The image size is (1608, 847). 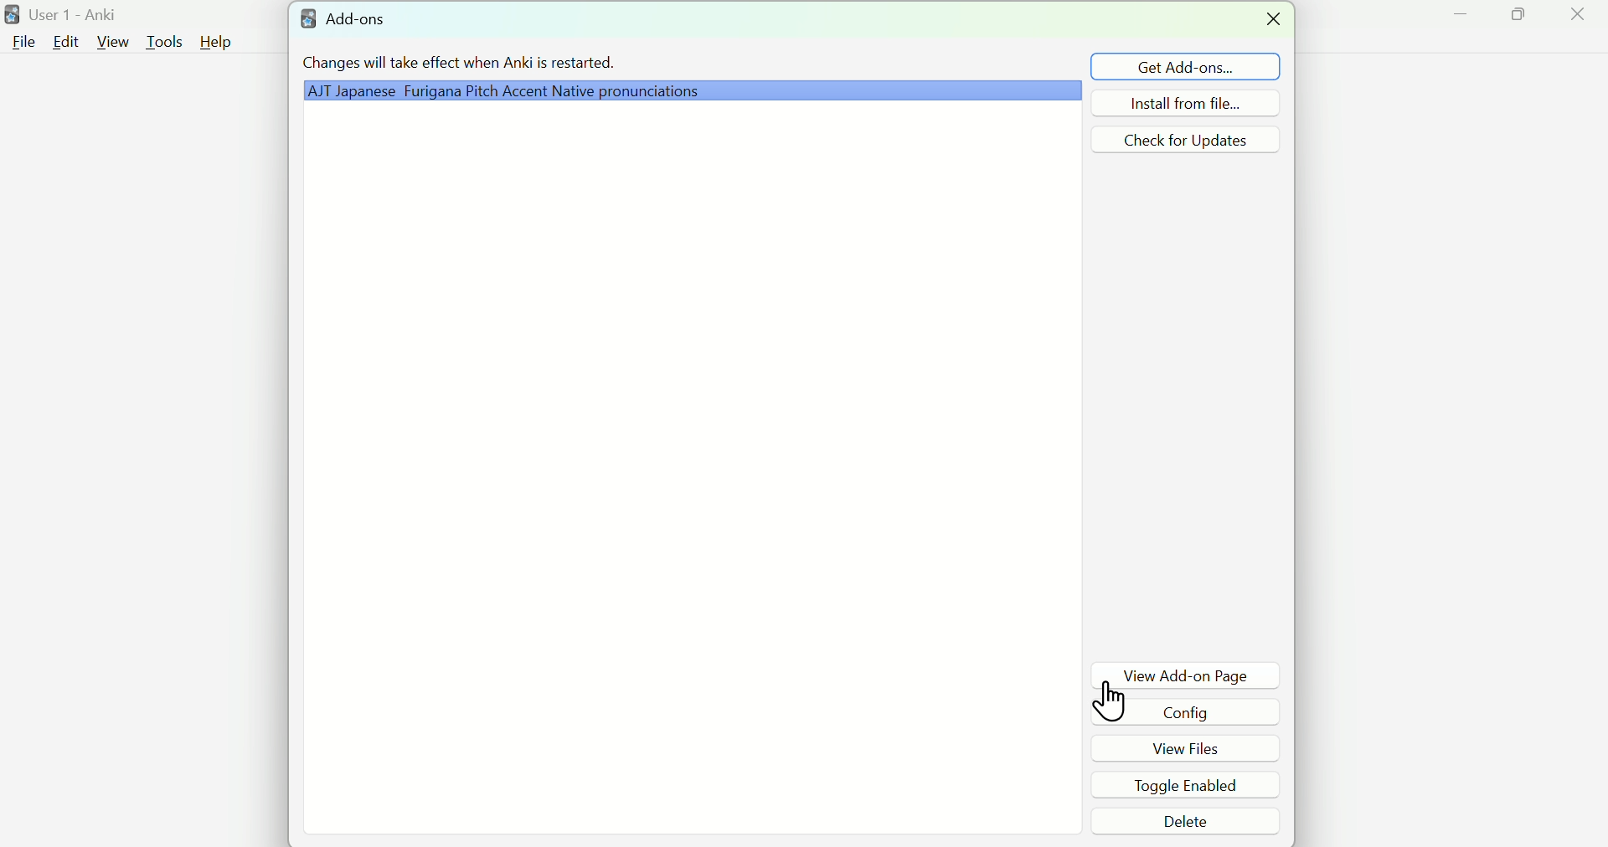 What do you see at coordinates (691, 90) in the screenshot?
I see `Grammar Plugin` at bounding box center [691, 90].